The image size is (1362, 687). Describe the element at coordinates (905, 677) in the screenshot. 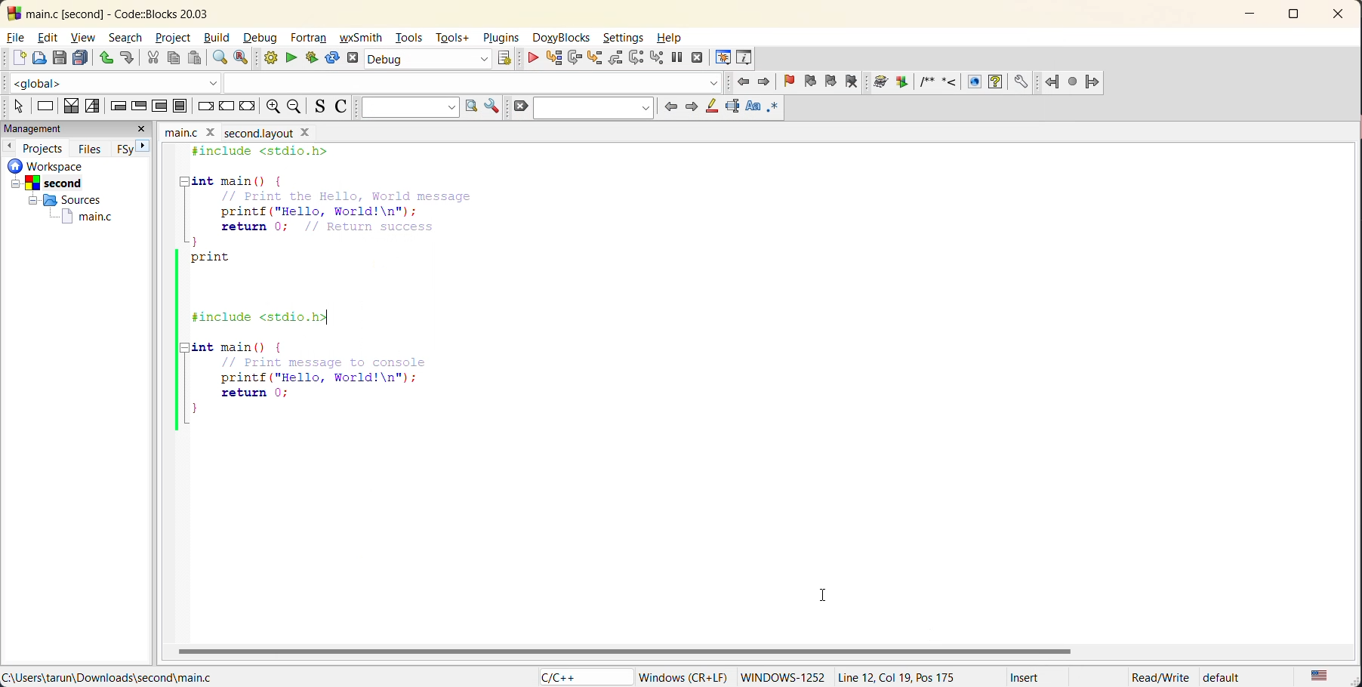

I see `Line 12, col 19, pos 175` at that location.